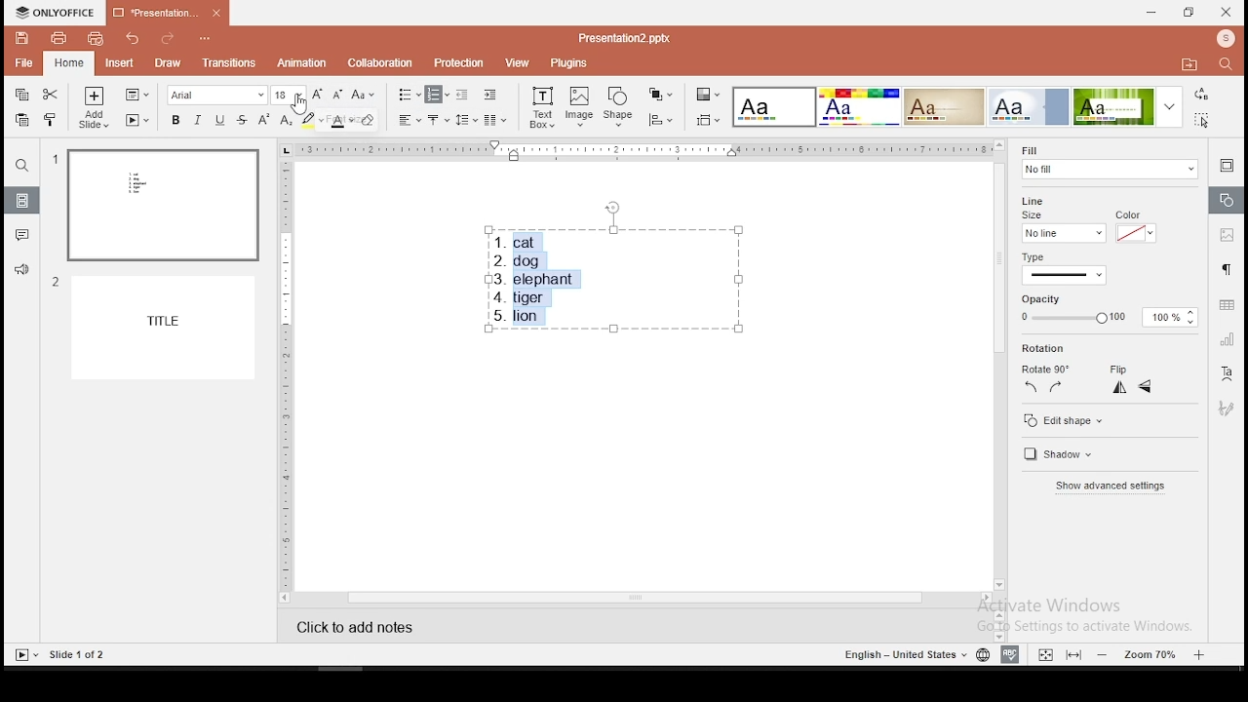  I want to click on replace, so click(1201, 95).